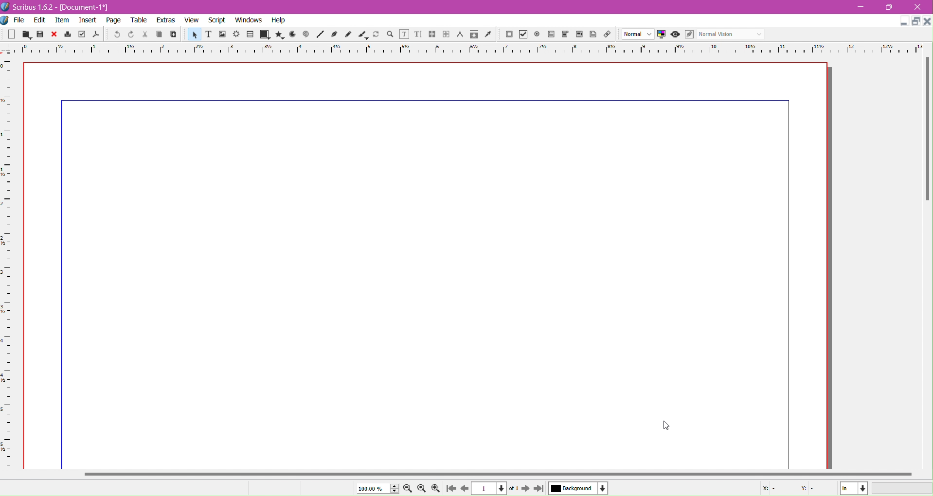 The image size is (933, 496). I want to click on pdf checkbox, so click(523, 35).